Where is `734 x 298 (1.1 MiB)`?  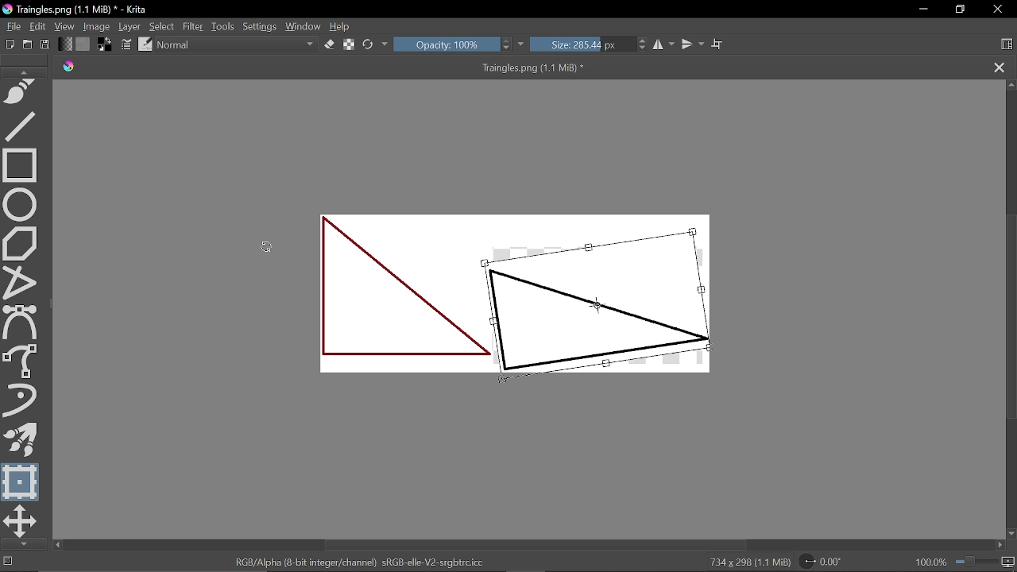
734 x 298 (1.1 MiB) is located at coordinates (745, 562).